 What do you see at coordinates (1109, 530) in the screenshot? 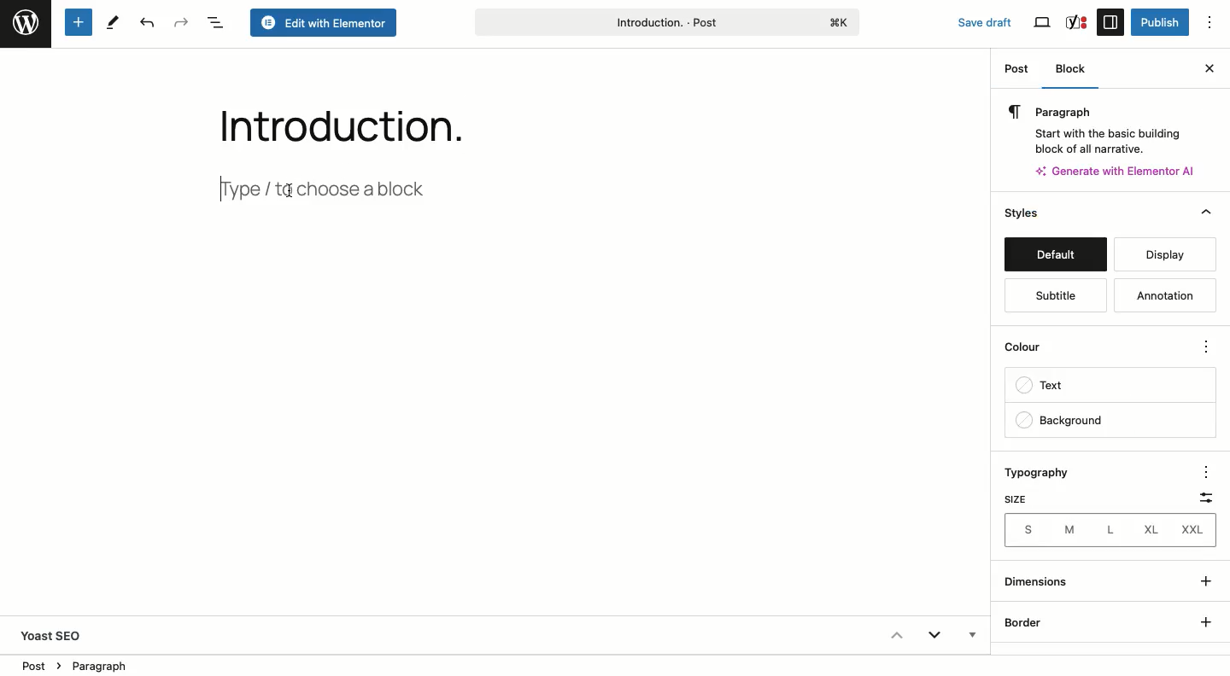
I see `Sizes` at bounding box center [1109, 530].